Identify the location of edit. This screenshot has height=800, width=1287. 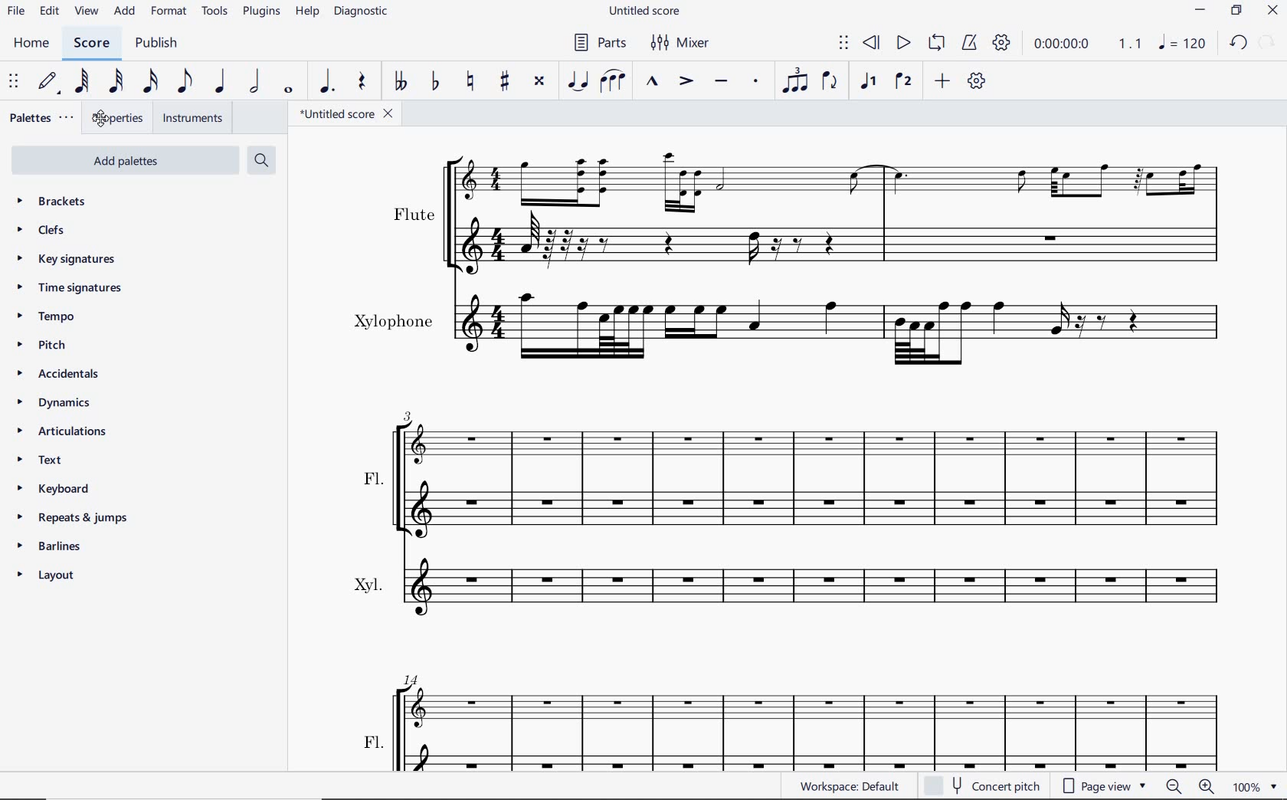
(49, 12).